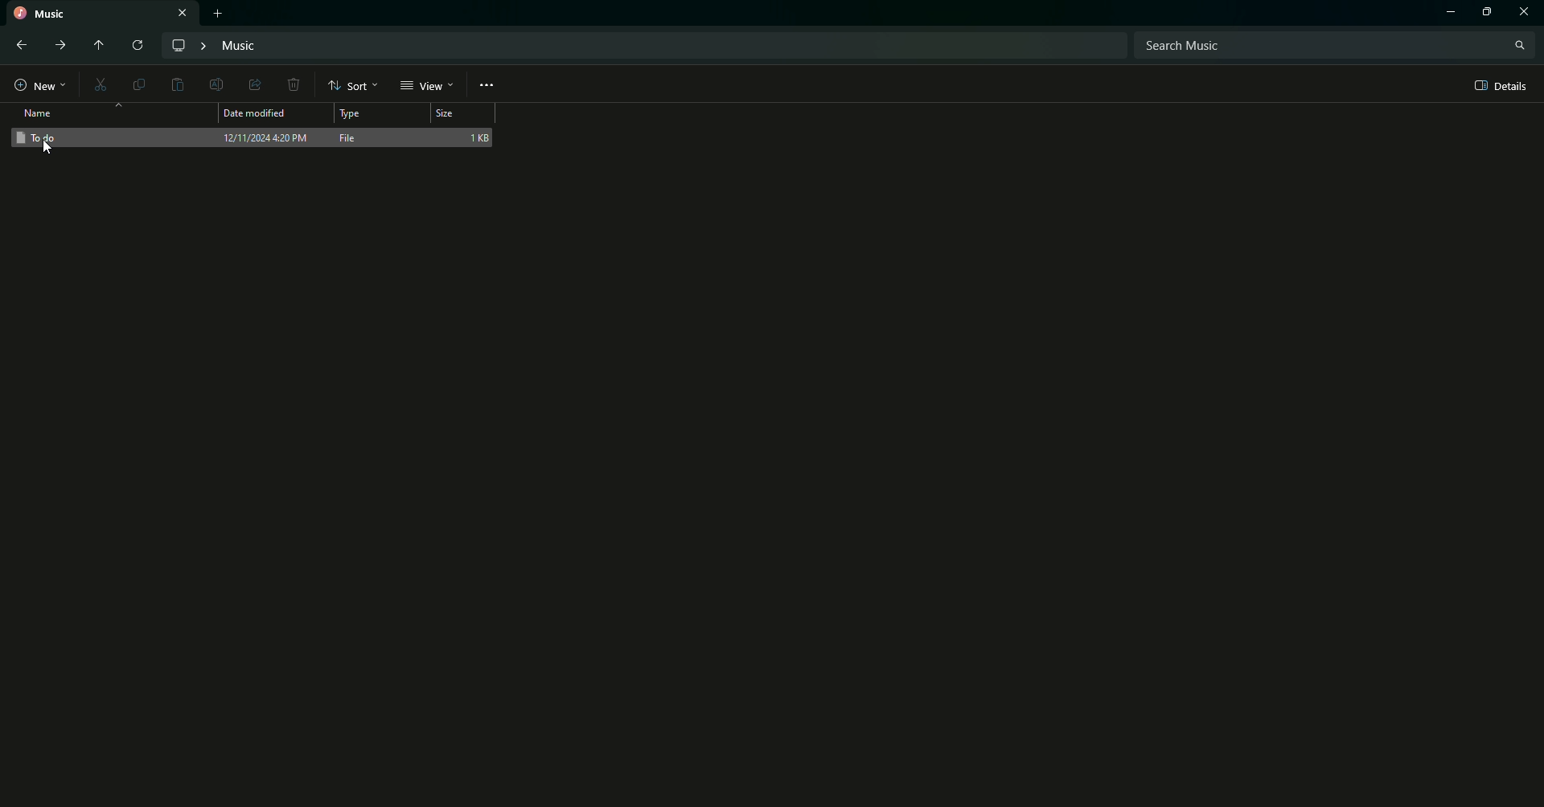  Describe the element at coordinates (140, 86) in the screenshot. I see `Copy` at that location.